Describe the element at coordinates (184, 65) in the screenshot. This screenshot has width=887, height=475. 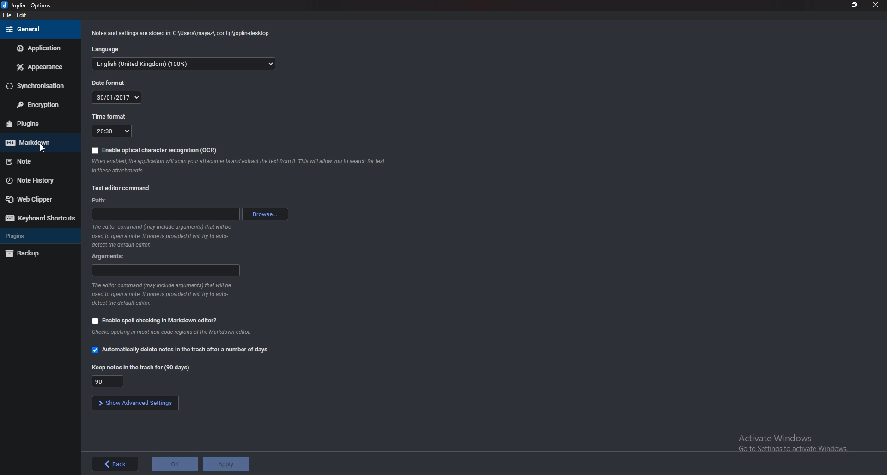
I see `Language` at that location.